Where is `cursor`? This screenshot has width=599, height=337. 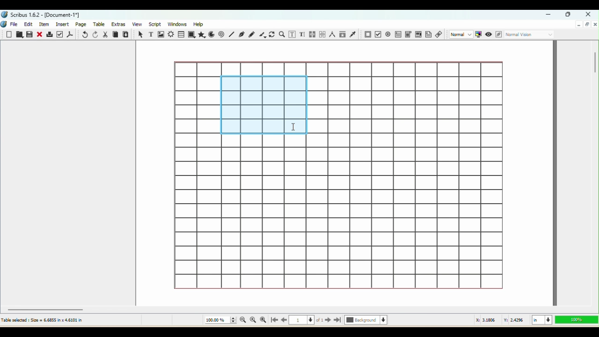 cursor is located at coordinates (292, 125).